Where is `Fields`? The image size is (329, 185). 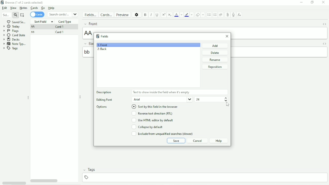 Fields is located at coordinates (90, 15).